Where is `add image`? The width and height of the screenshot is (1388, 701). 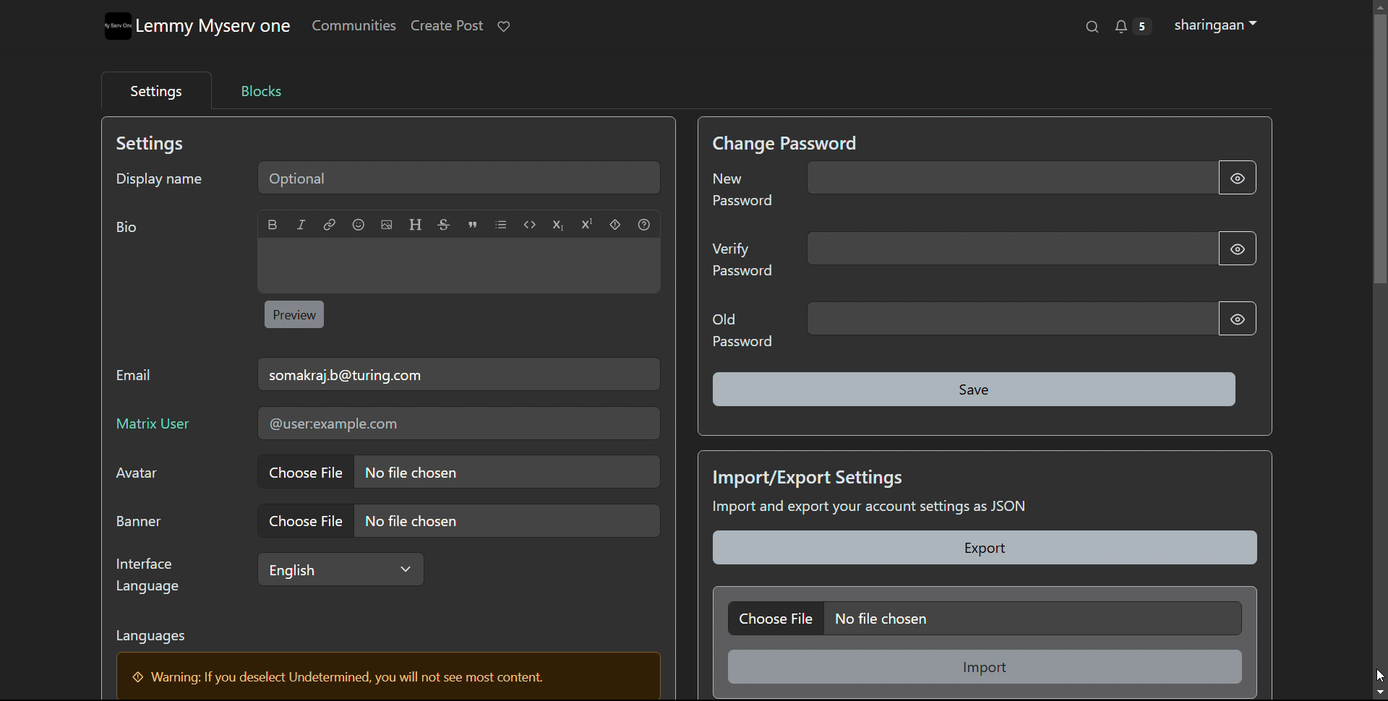 add image is located at coordinates (386, 225).